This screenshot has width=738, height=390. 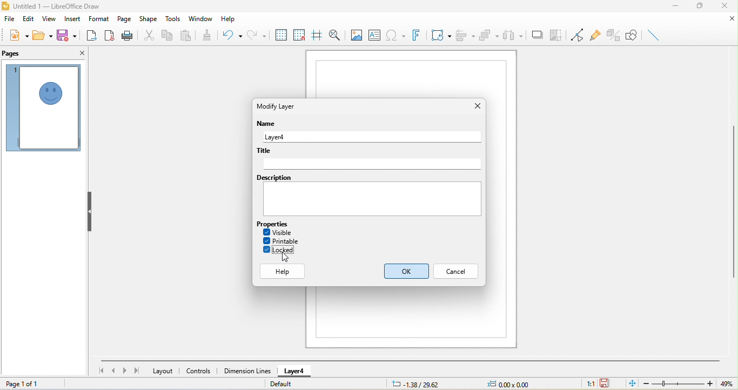 I want to click on redo, so click(x=259, y=34).